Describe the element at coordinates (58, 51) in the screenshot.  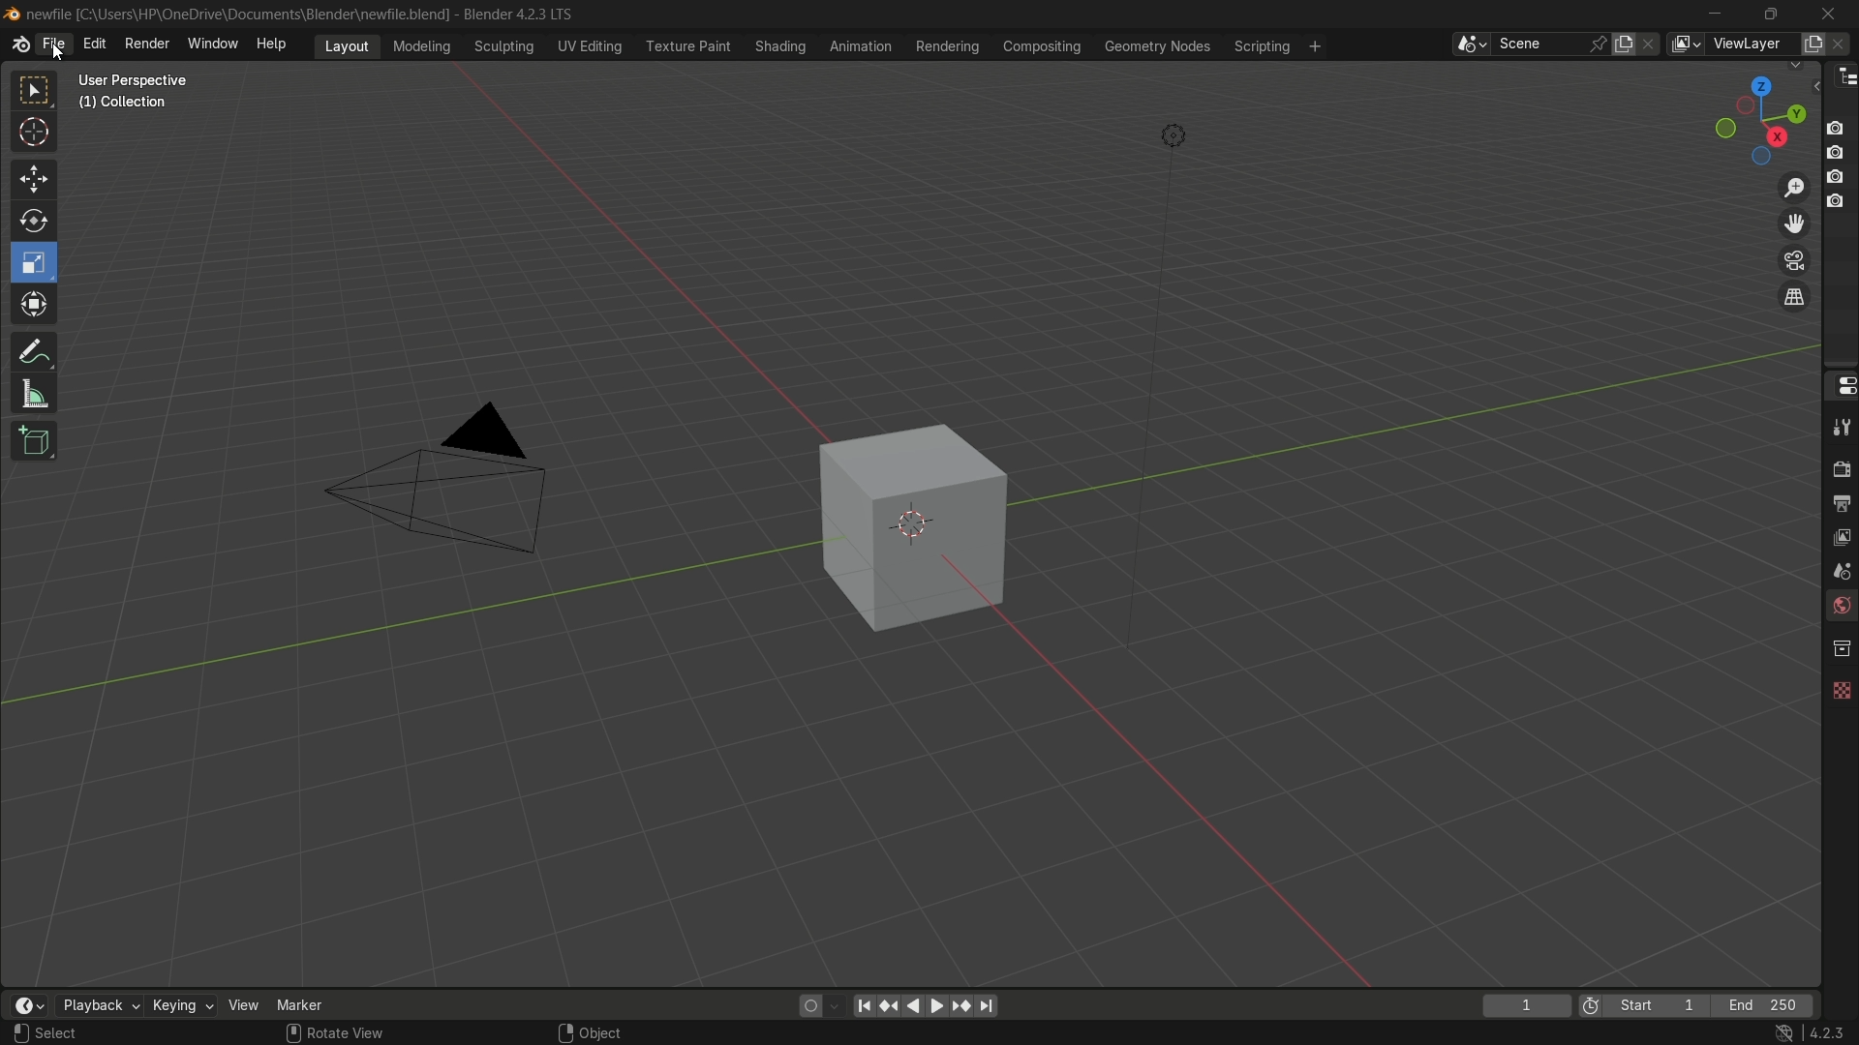
I see `Cursor` at that location.